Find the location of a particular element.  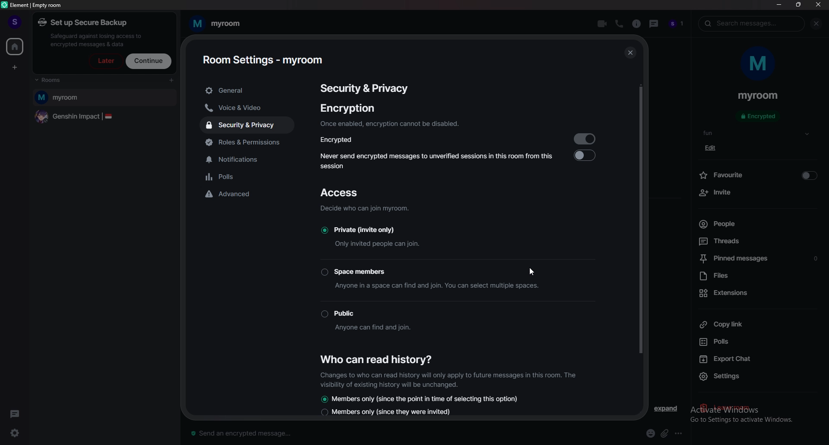

Never send encrypted messages to unverified sessions in this room from this session is located at coordinates (435, 160).